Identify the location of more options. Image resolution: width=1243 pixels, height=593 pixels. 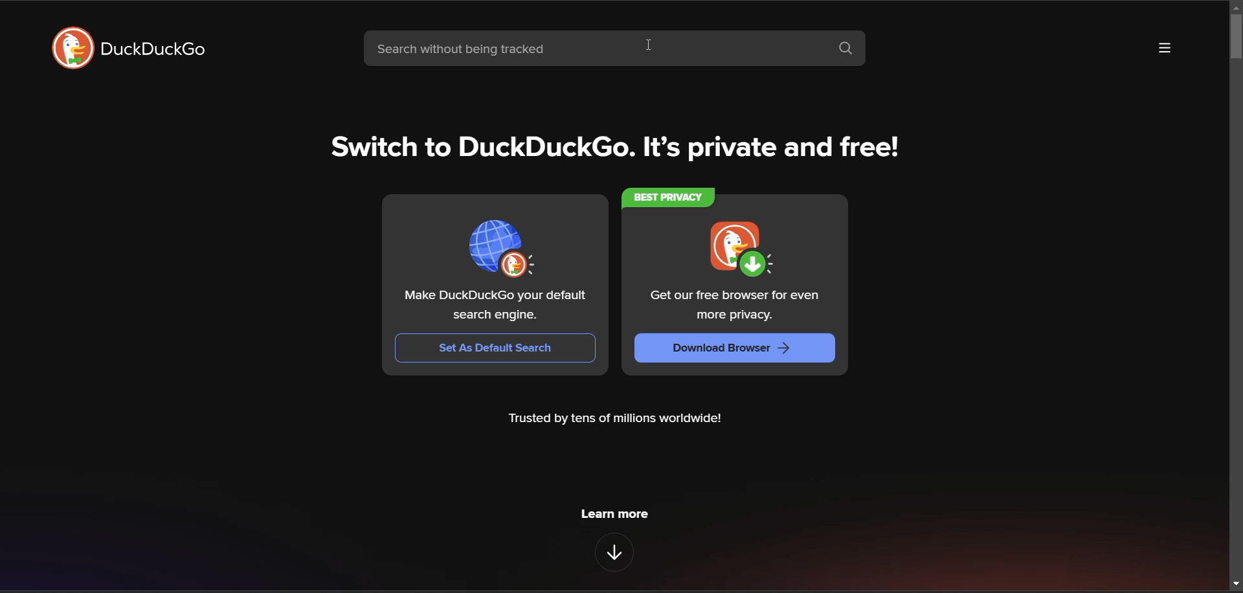
(1165, 48).